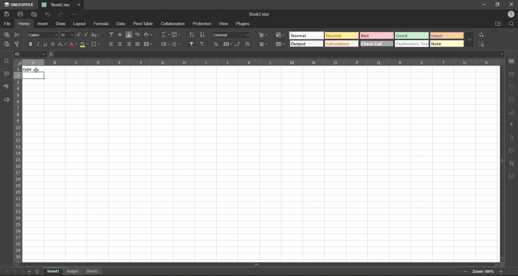 The height and width of the screenshot is (276, 518). Describe the element at coordinates (482, 4) in the screenshot. I see `minimize` at that location.